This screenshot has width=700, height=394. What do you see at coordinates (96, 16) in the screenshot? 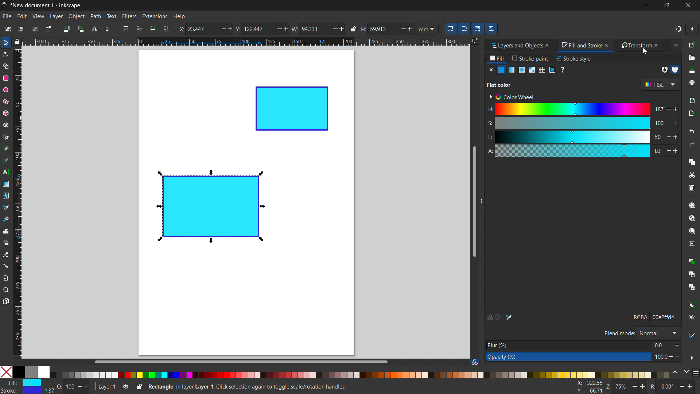
I see `path` at bounding box center [96, 16].